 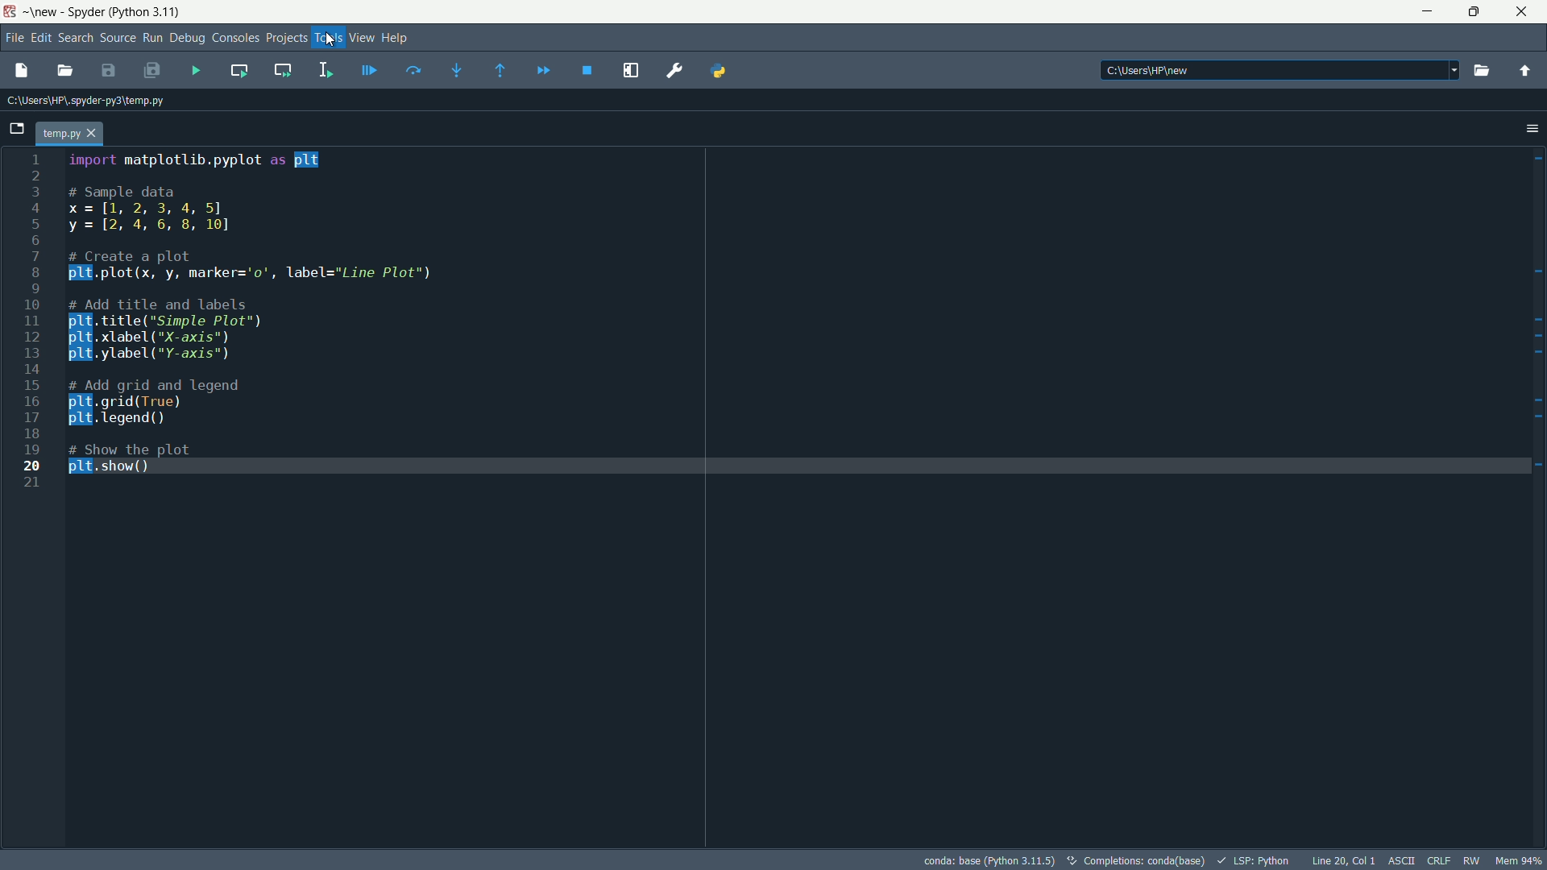 What do you see at coordinates (458, 70) in the screenshot?
I see `step into function` at bounding box center [458, 70].